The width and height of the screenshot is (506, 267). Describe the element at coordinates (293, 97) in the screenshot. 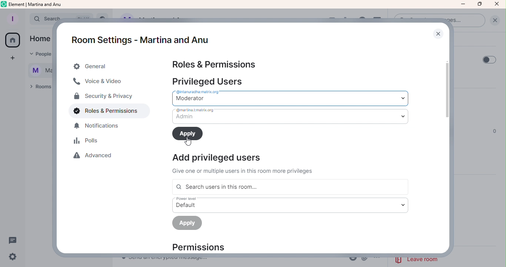

I see `Drop down menu` at that location.